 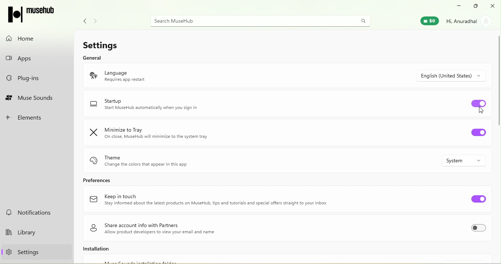 I want to click on maximize, so click(x=476, y=5).